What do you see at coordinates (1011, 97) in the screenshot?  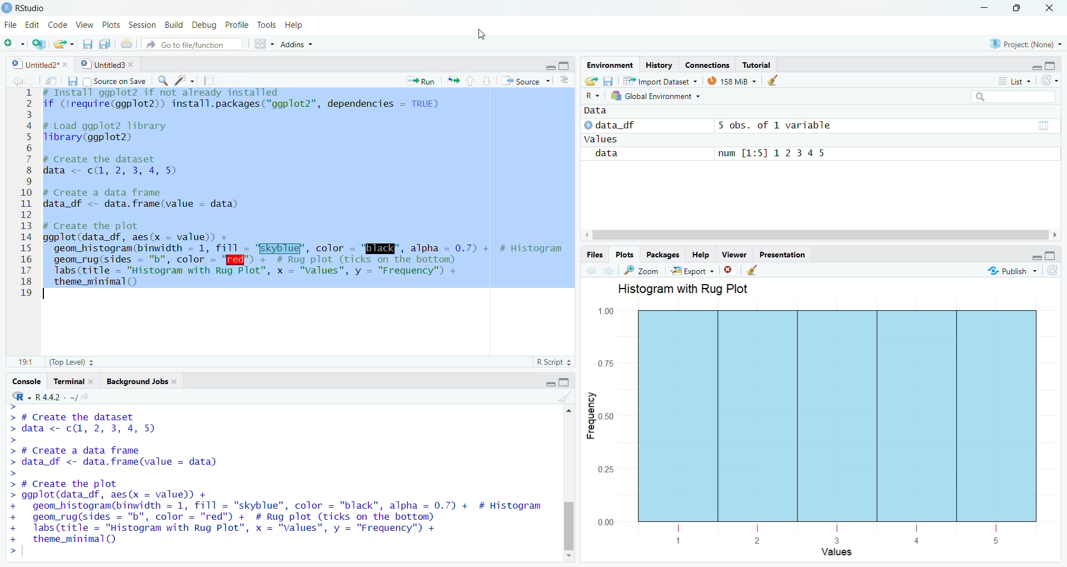 I see `search` at bounding box center [1011, 97].